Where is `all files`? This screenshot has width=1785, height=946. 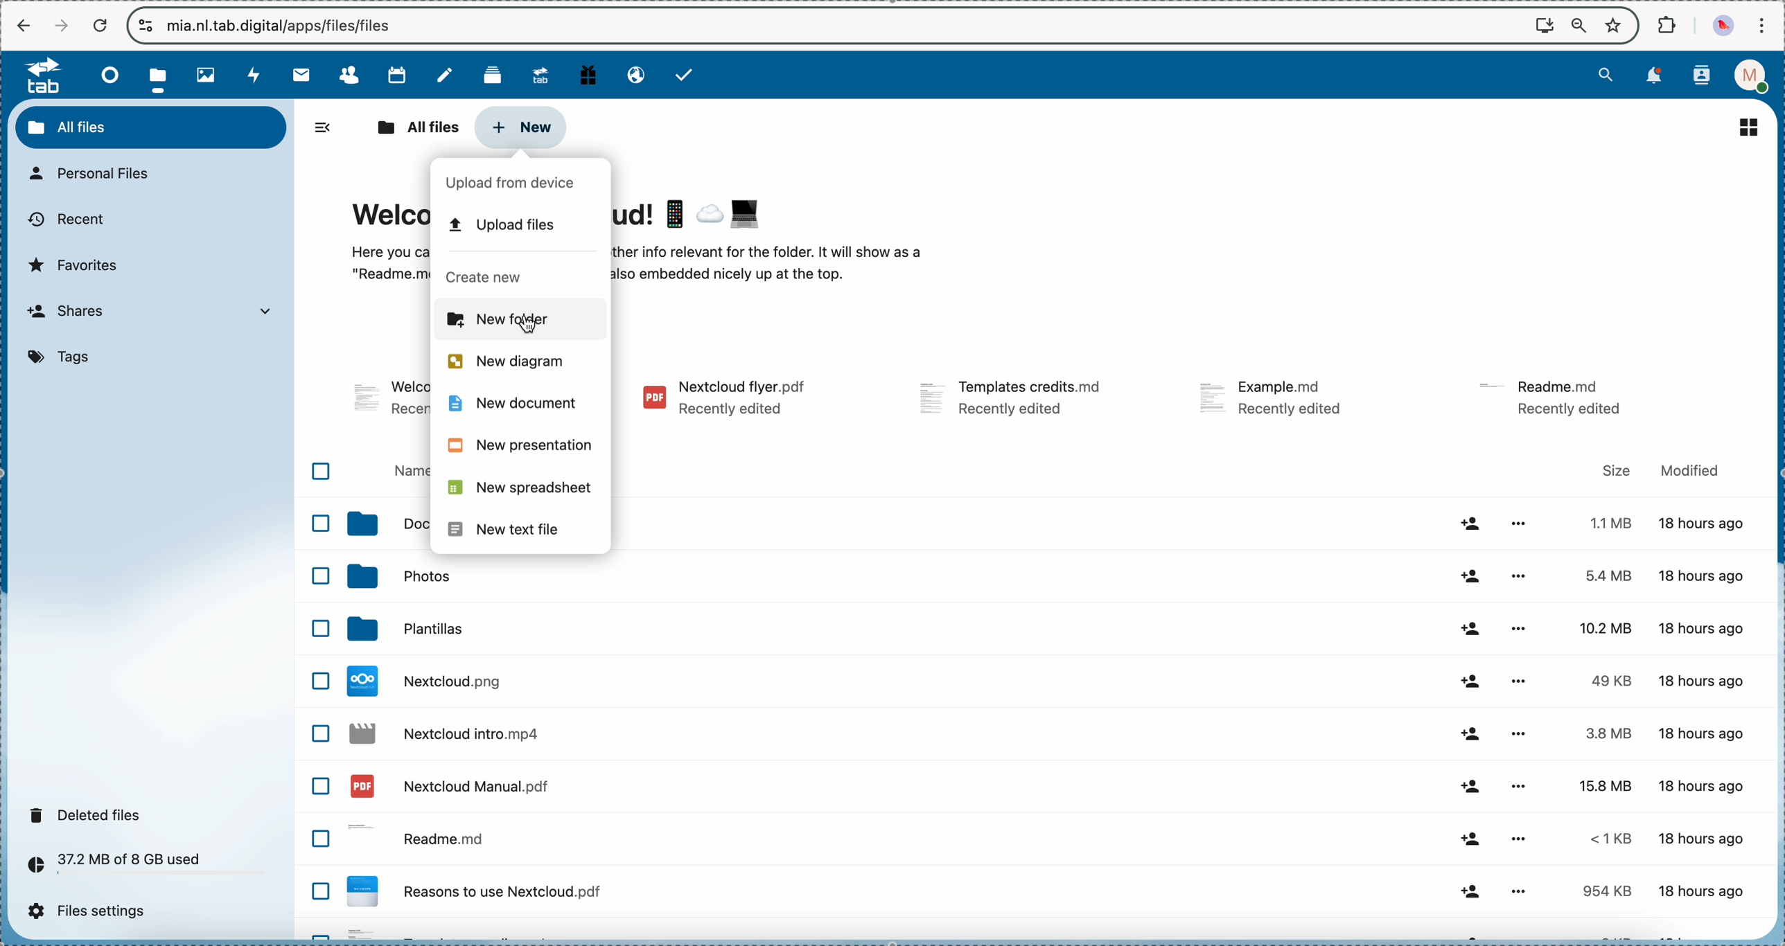
all files is located at coordinates (151, 127).